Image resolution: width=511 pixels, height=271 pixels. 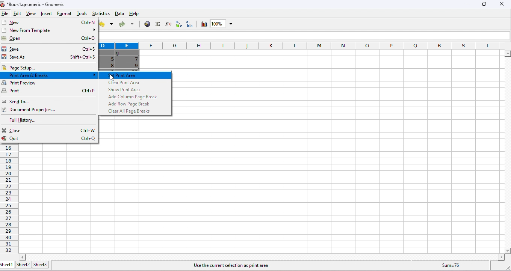 I want to click on page set up and breaks, so click(x=48, y=75).